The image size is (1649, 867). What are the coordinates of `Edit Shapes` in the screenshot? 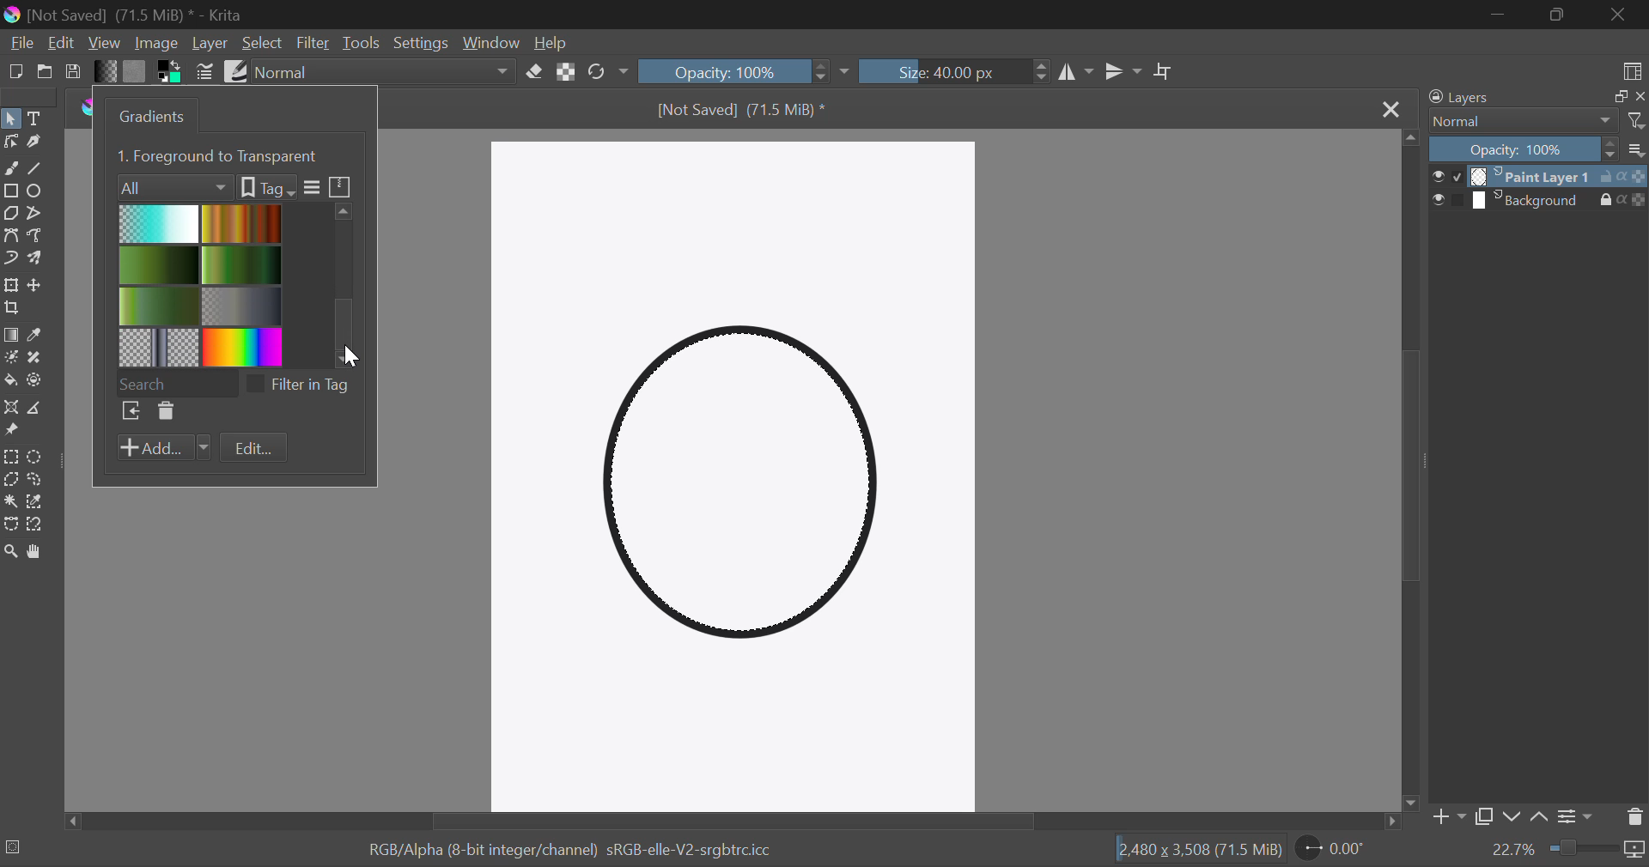 It's located at (10, 143).